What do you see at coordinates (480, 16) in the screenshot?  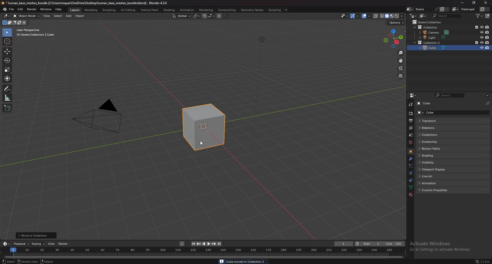 I see `filter` at bounding box center [480, 16].